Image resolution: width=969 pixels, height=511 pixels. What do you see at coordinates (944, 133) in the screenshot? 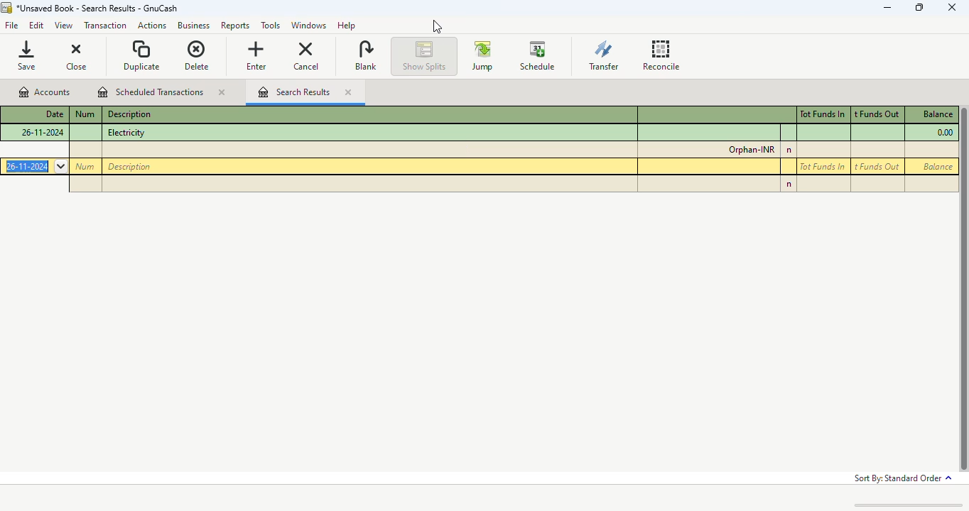
I see `0.00` at bounding box center [944, 133].